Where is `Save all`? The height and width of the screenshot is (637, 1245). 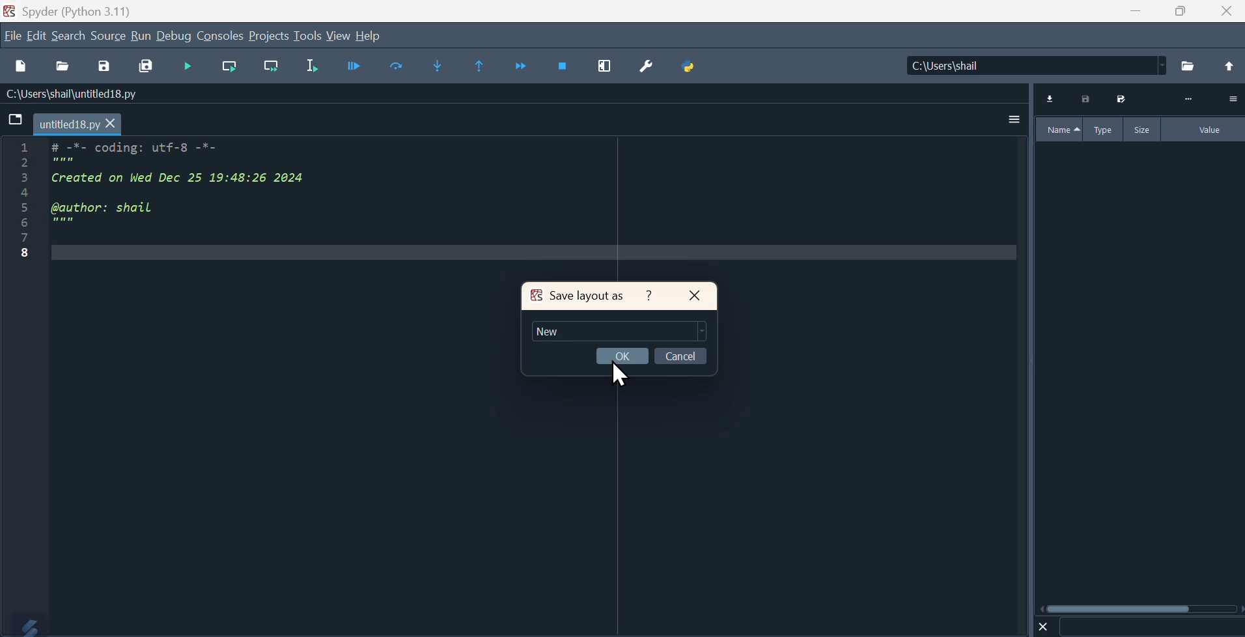 Save all is located at coordinates (146, 67).